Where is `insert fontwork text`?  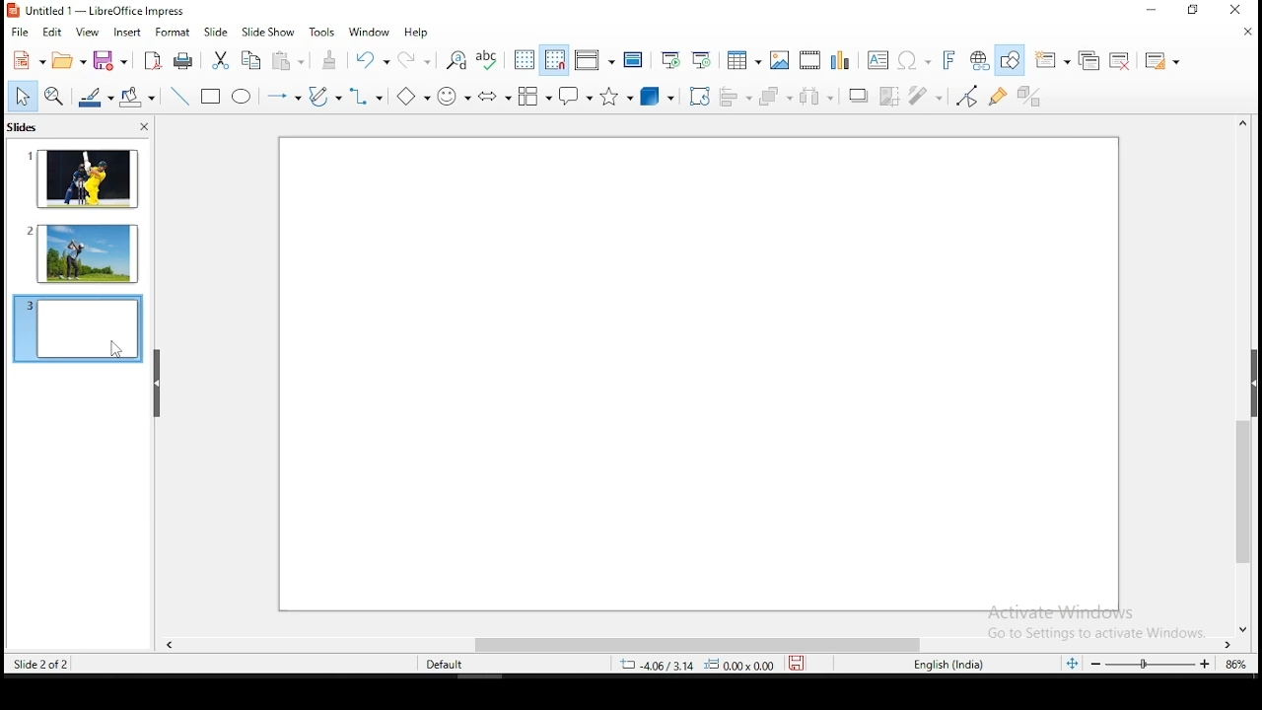 insert fontwork text is located at coordinates (947, 58).